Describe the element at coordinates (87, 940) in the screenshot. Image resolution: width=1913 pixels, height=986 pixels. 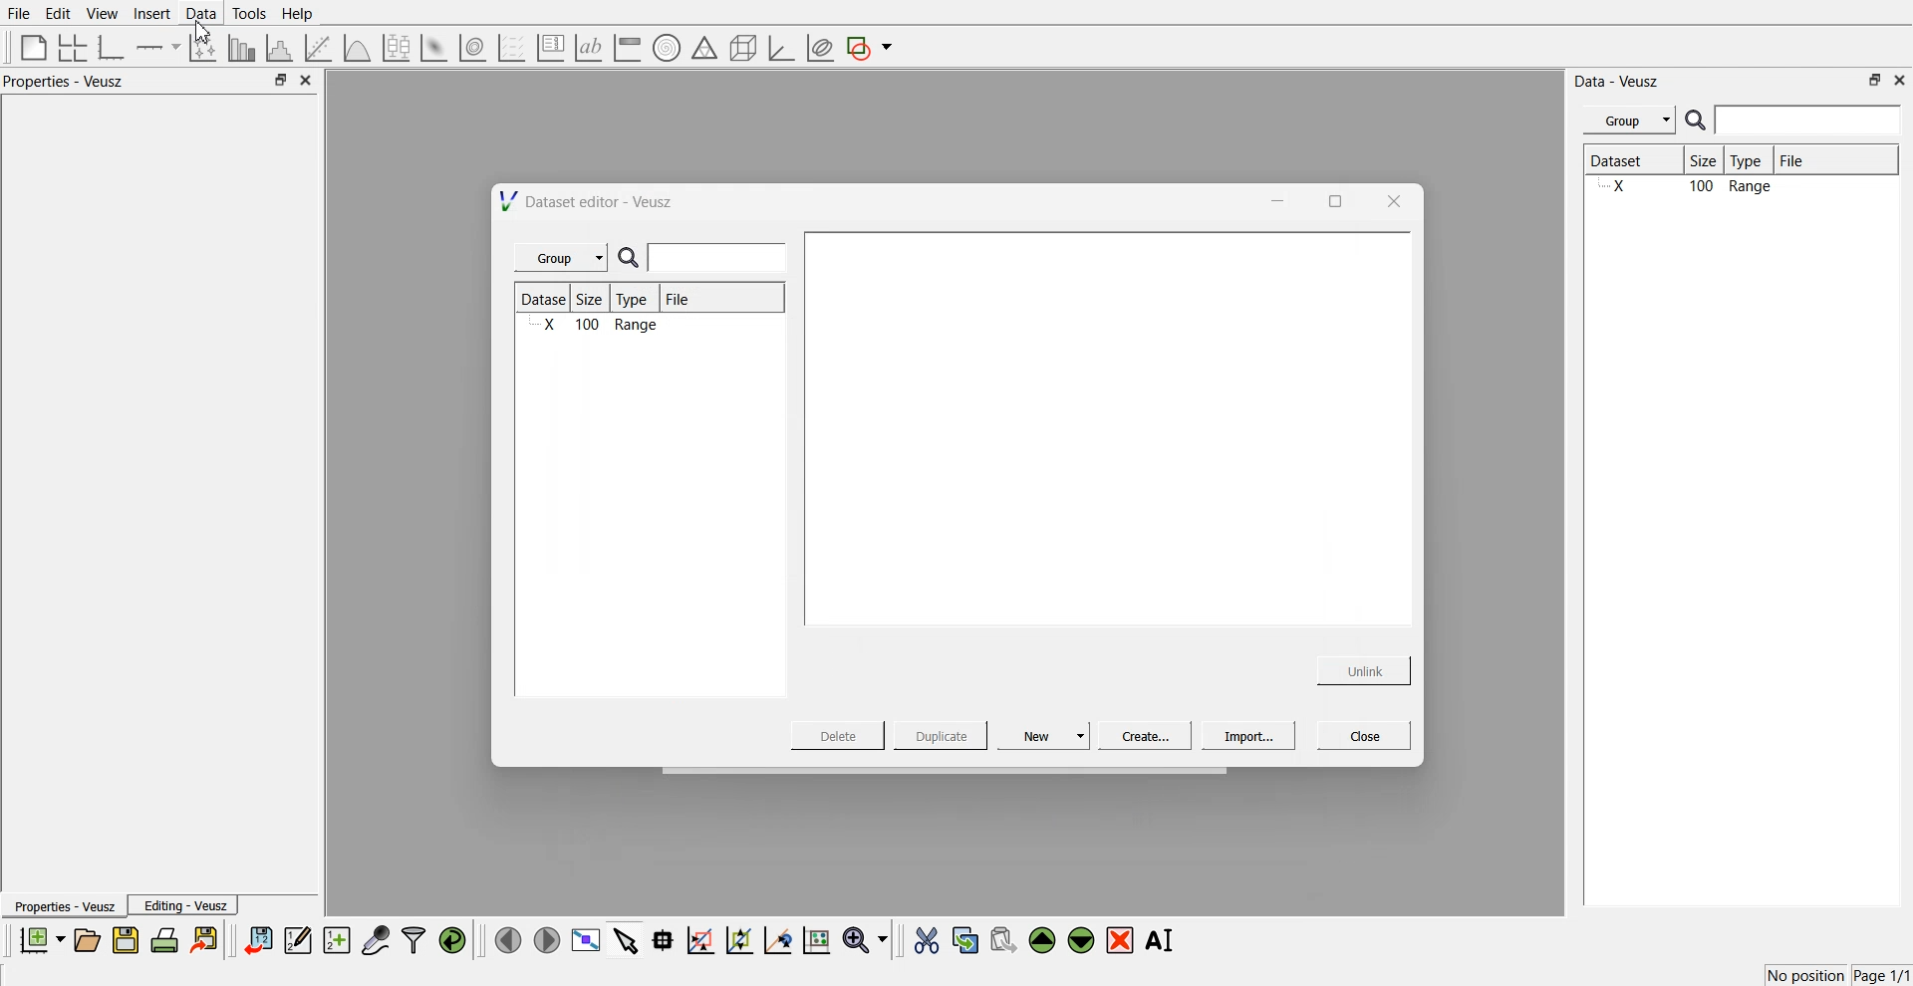
I see `open` at that location.